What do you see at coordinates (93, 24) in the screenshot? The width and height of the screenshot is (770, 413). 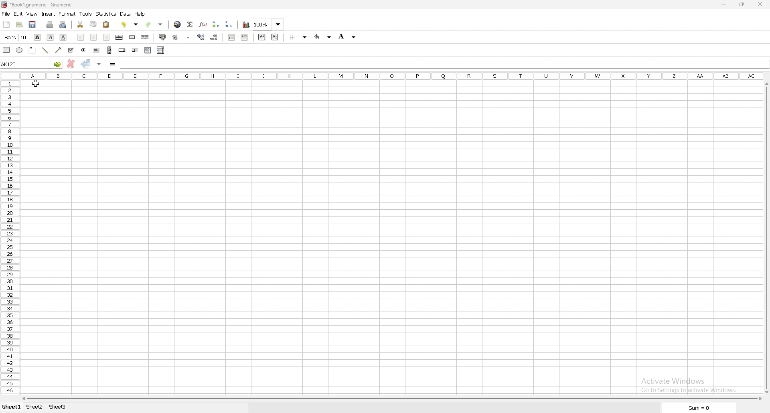 I see `copy` at bounding box center [93, 24].